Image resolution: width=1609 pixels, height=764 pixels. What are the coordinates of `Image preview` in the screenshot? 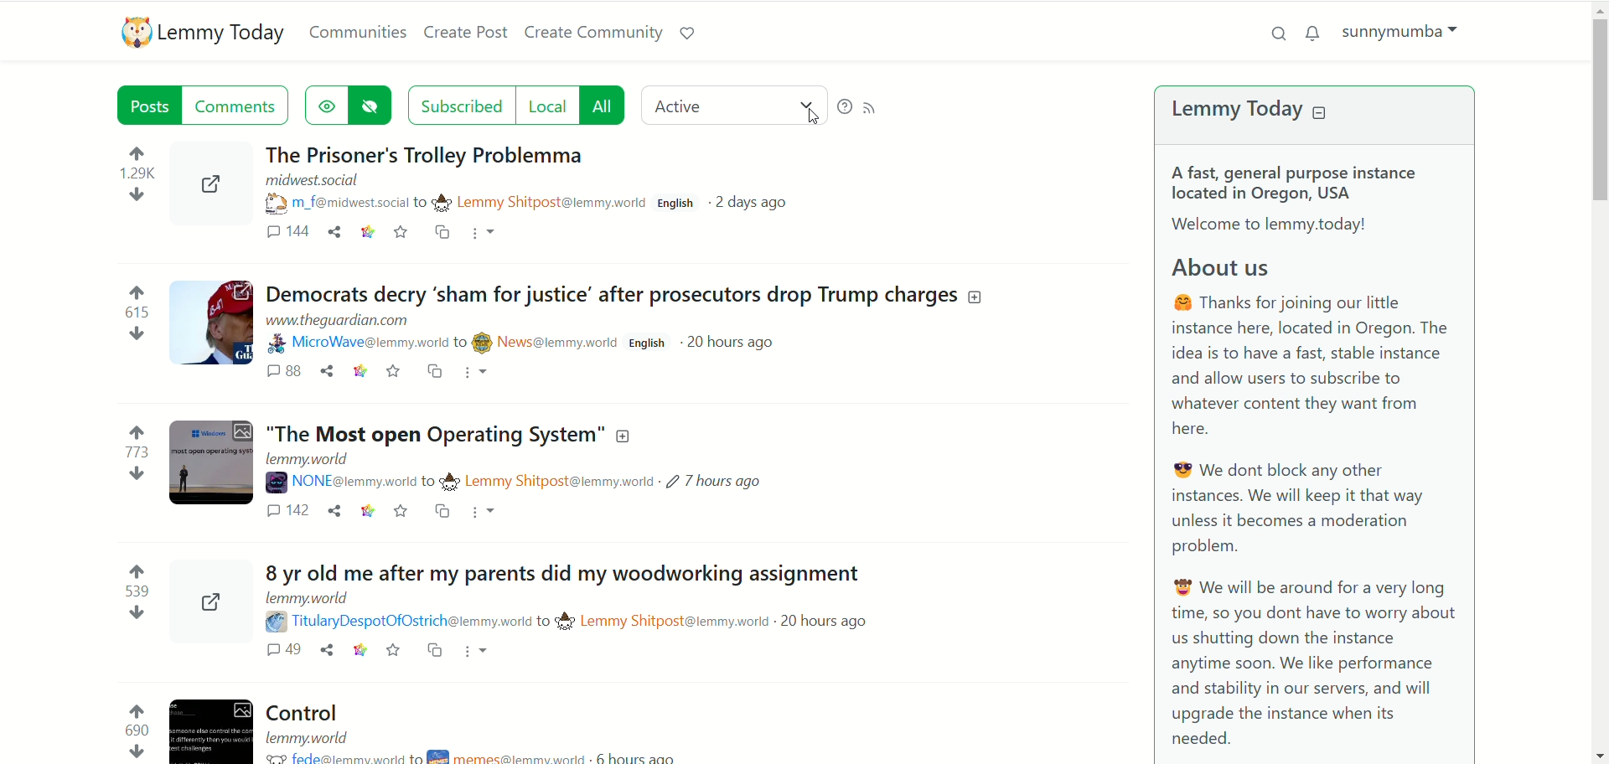 It's located at (217, 188).